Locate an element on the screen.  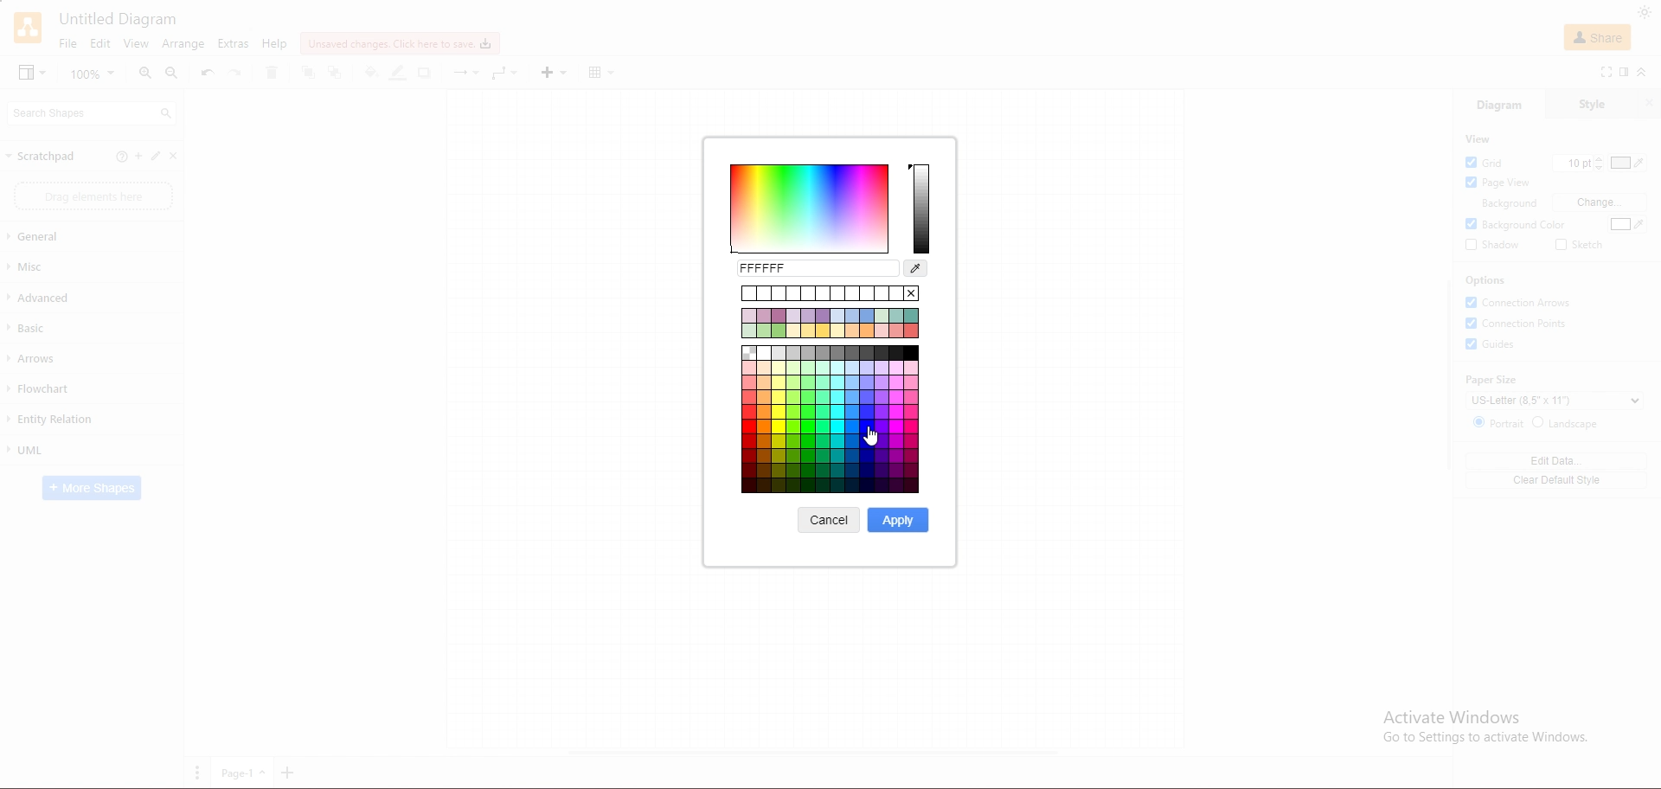
color options is located at coordinates (798, 435).